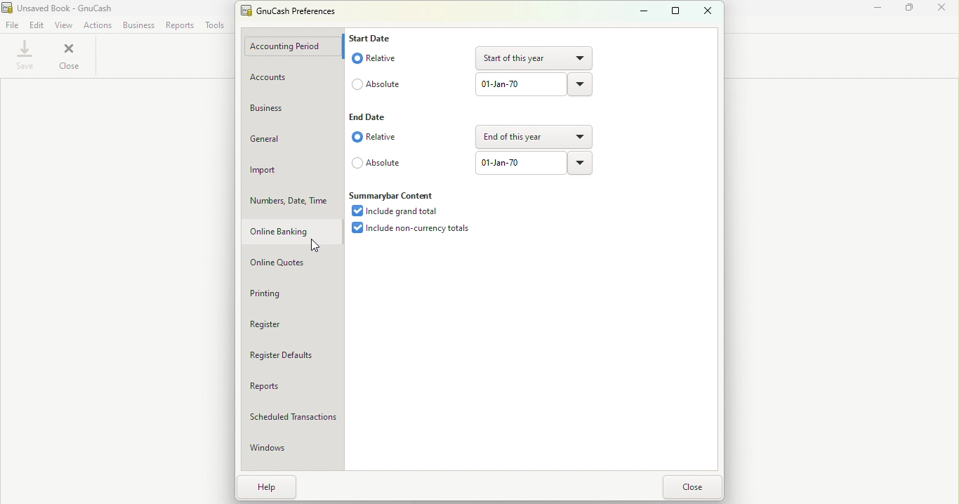 The image size is (959, 504). Describe the element at coordinates (289, 143) in the screenshot. I see `General` at that location.